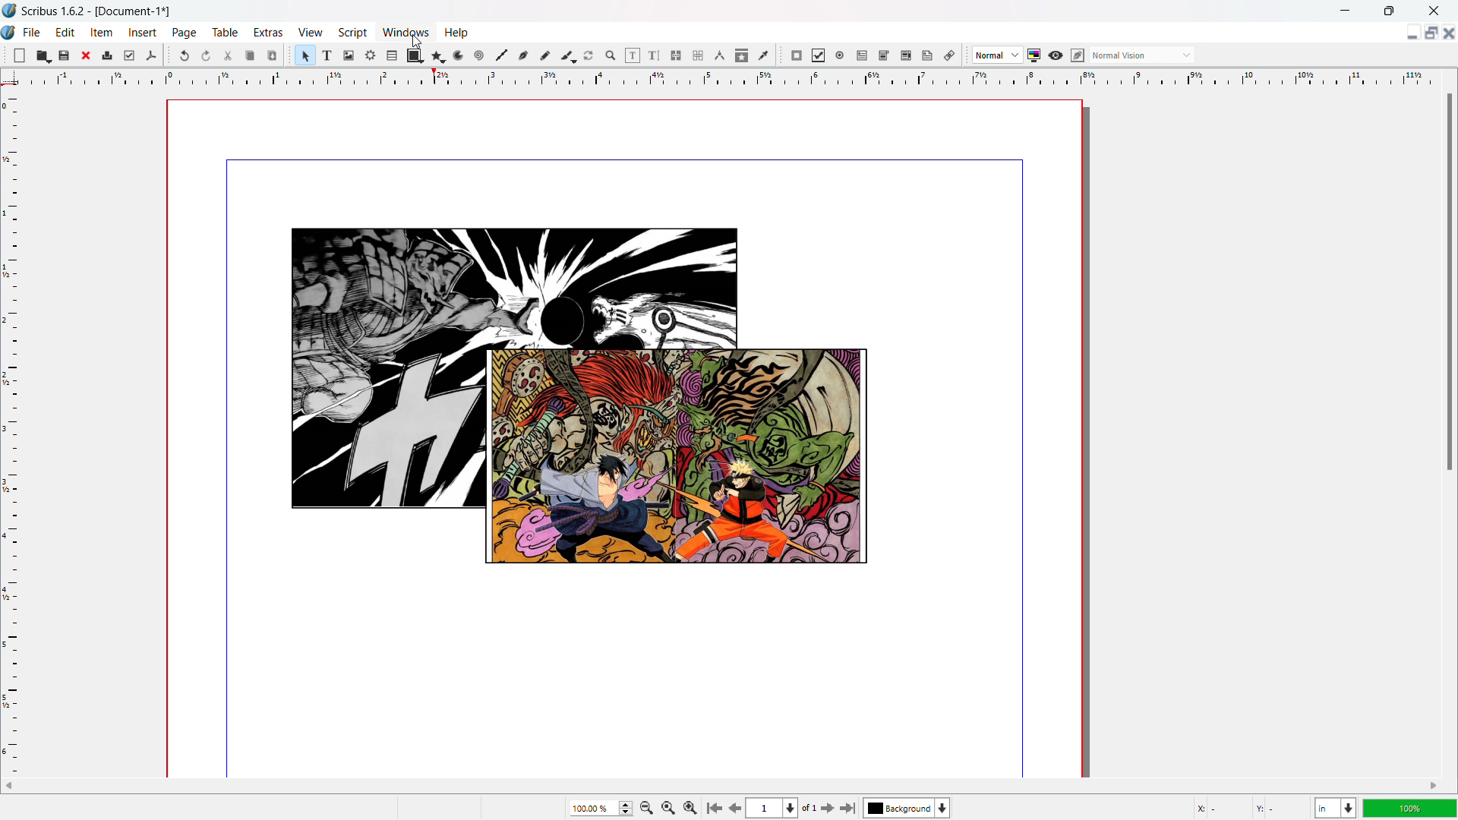 The height and width of the screenshot is (820, 1458). What do you see at coordinates (184, 55) in the screenshot?
I see `undo` at bounding box center [184, 55].